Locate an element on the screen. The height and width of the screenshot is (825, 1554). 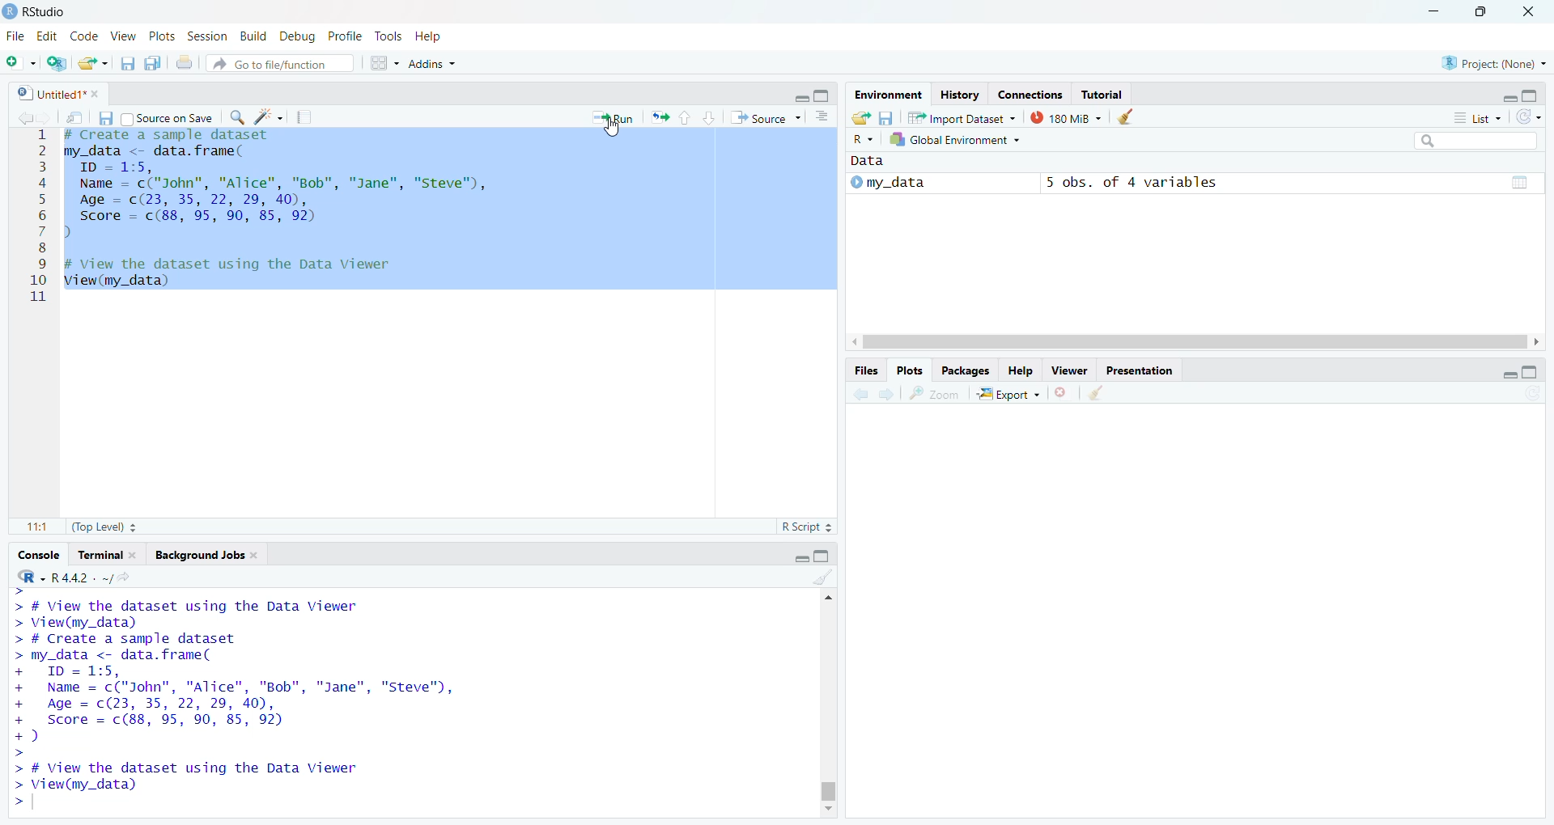
Help is located at coordinates (431, 38).